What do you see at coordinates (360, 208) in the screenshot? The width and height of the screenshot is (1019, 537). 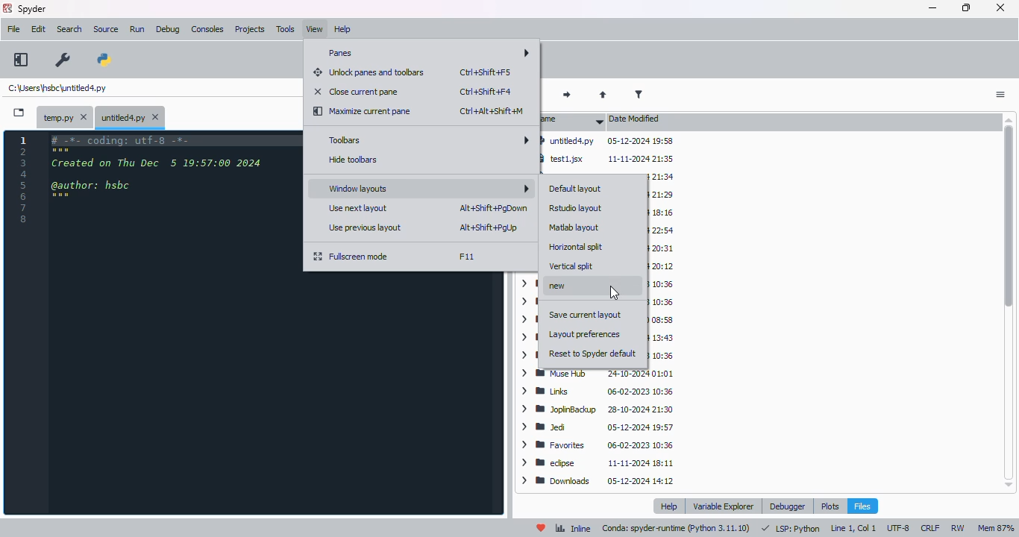 I see `use next layout` at bounding box center [360, 208].